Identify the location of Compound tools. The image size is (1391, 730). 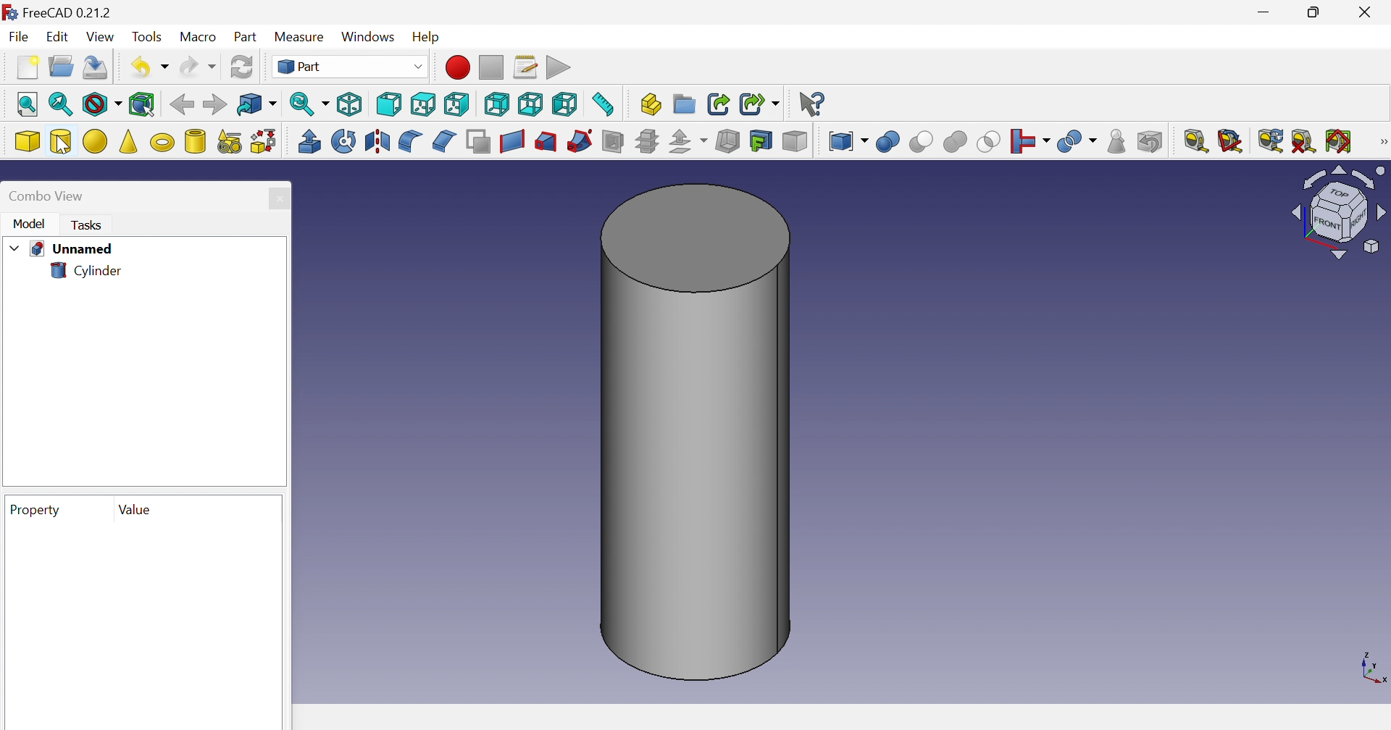
(847, 141).